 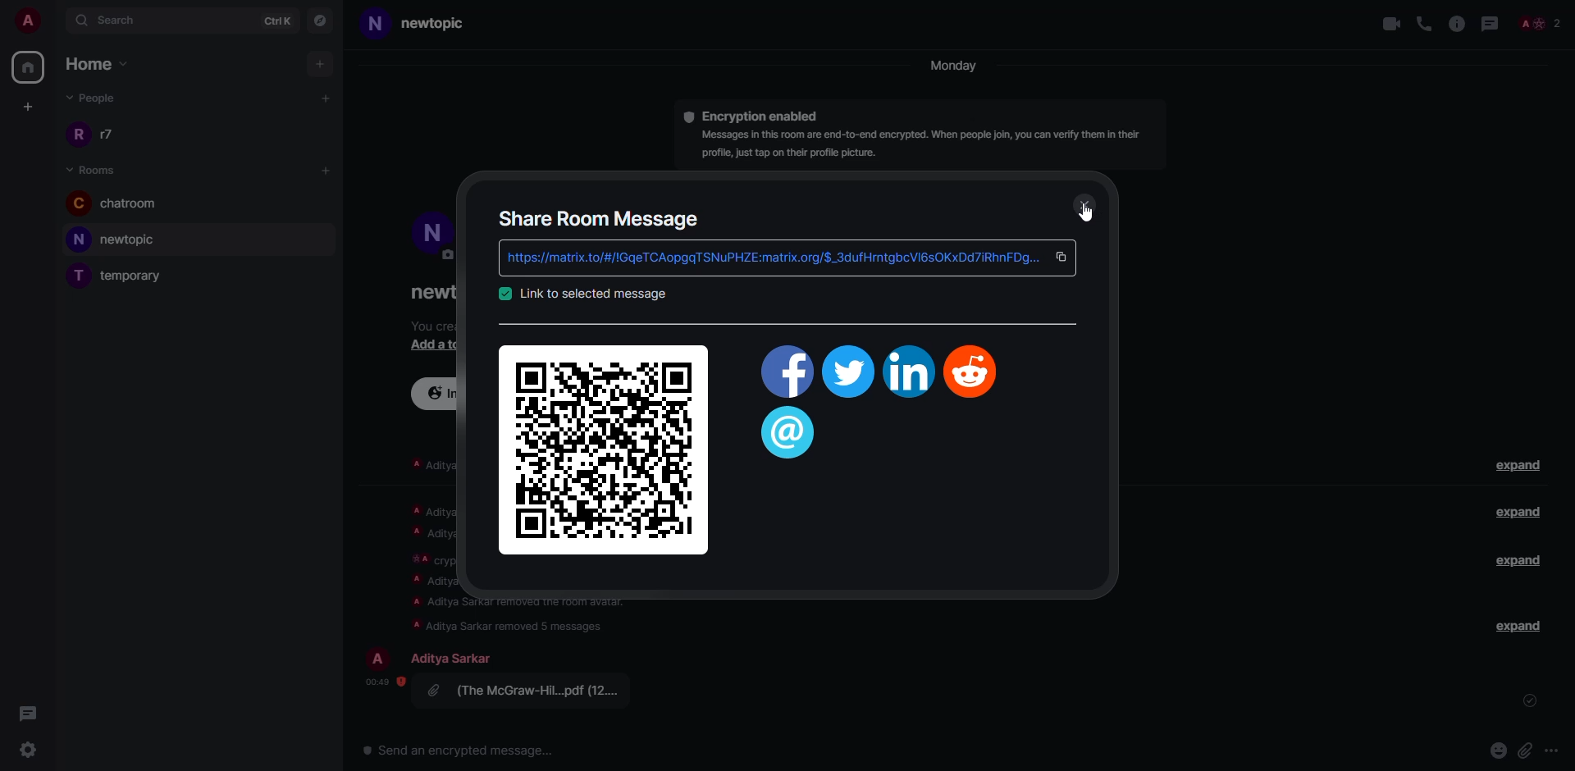 What do you see at coordinates (25, 748) in the screenshot?
I see `settings` at bounding box center [25, 748].